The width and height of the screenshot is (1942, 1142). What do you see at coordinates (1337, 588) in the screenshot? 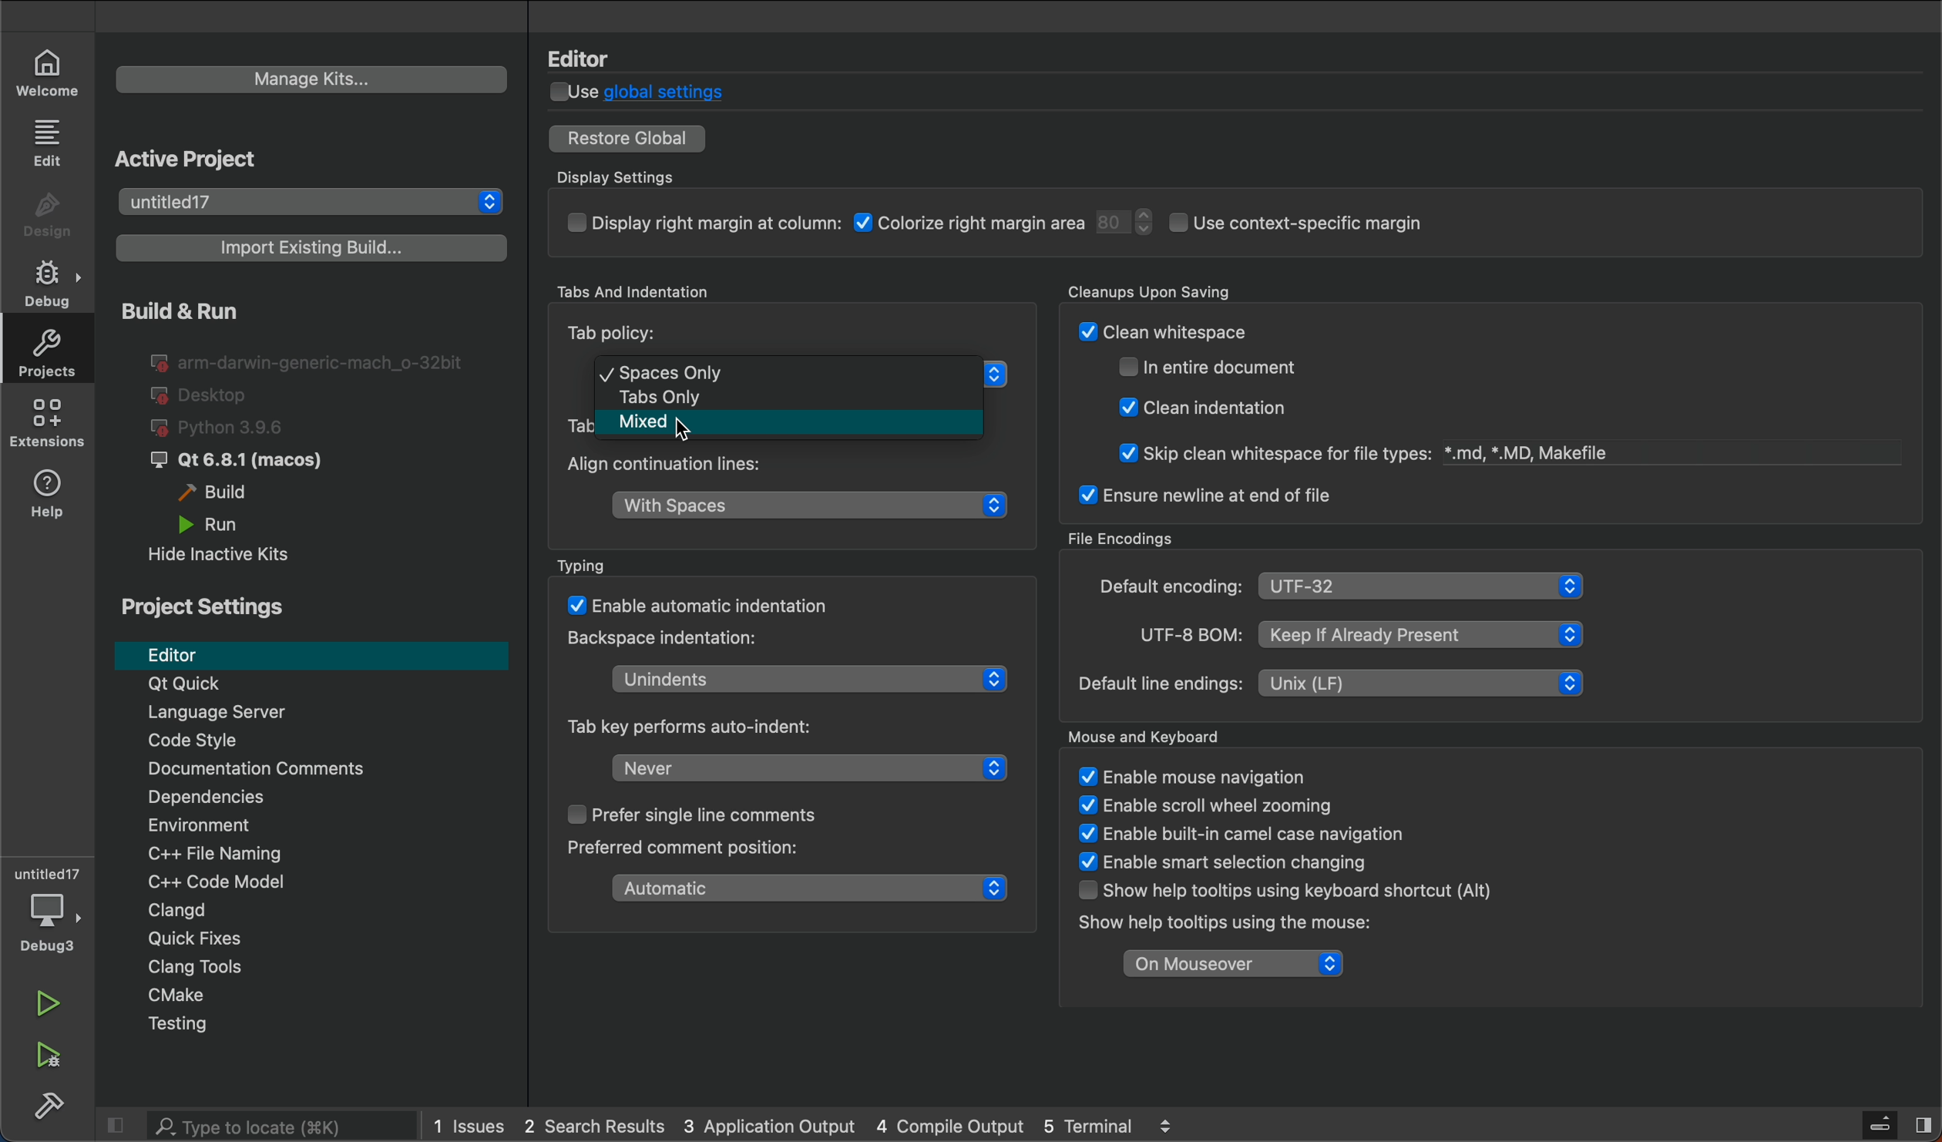
I see `file encoding` at bounding box center [1337, 588].